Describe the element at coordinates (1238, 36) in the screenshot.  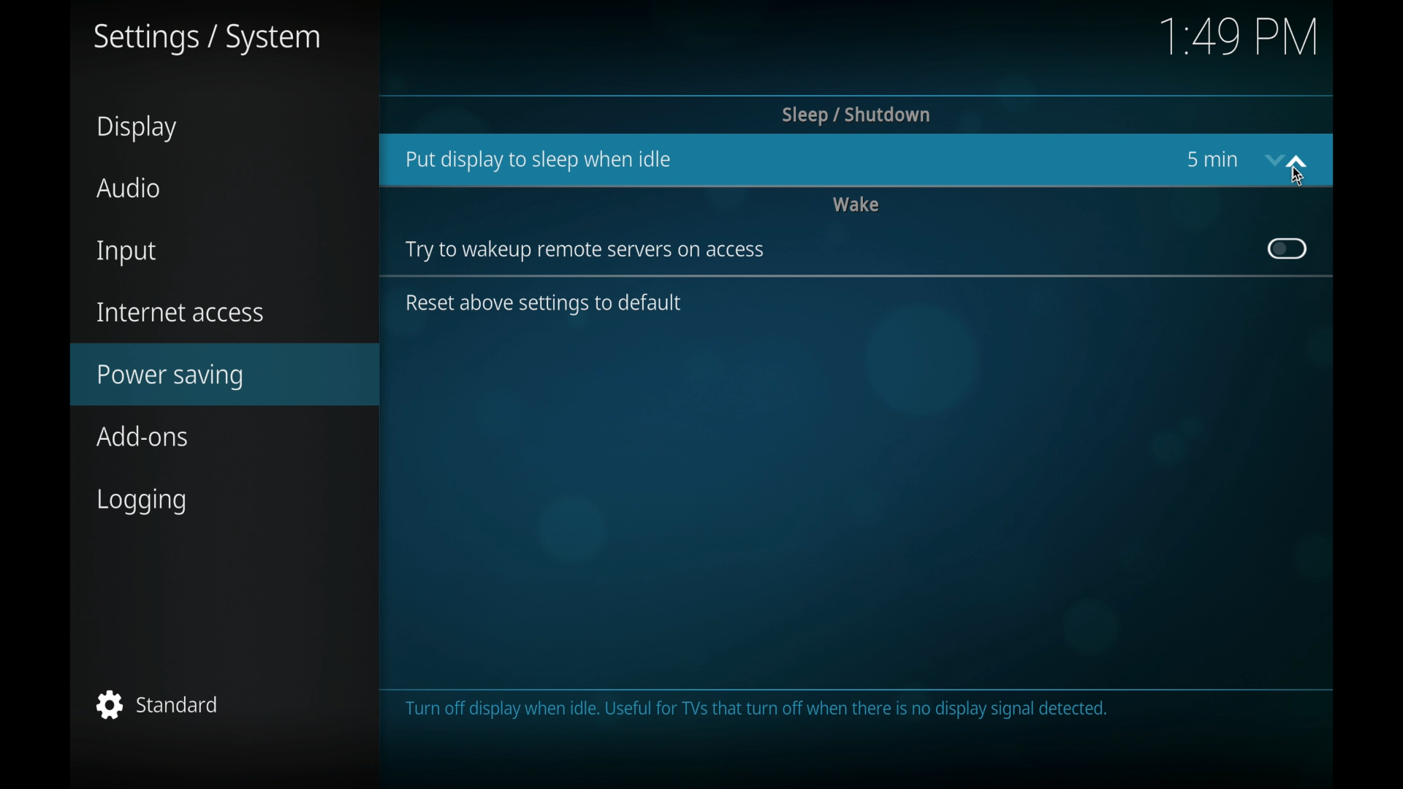
I see `time` at that location.